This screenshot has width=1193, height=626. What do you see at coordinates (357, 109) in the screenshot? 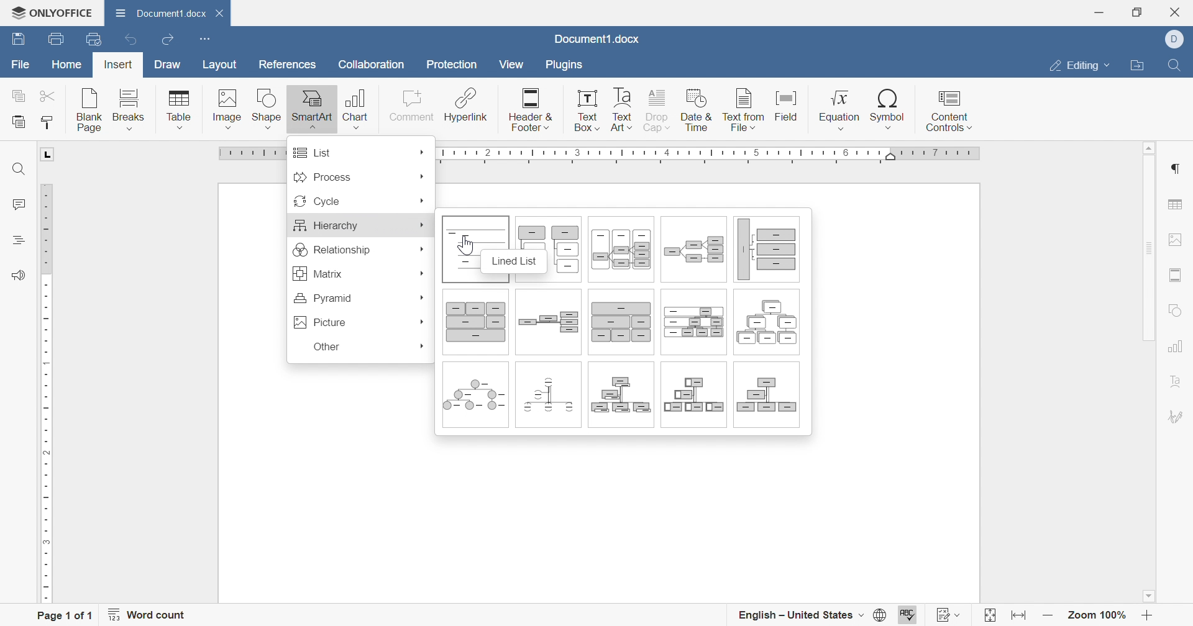
I see `Chart` at bounding box center [357, 109].